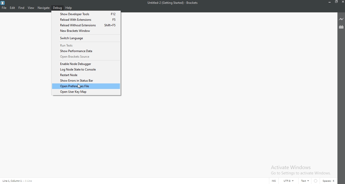  Describe the element at coordinates (18, 180) in the screenshot. I see `Line 1, Column 1 - 1 Line` at that location.